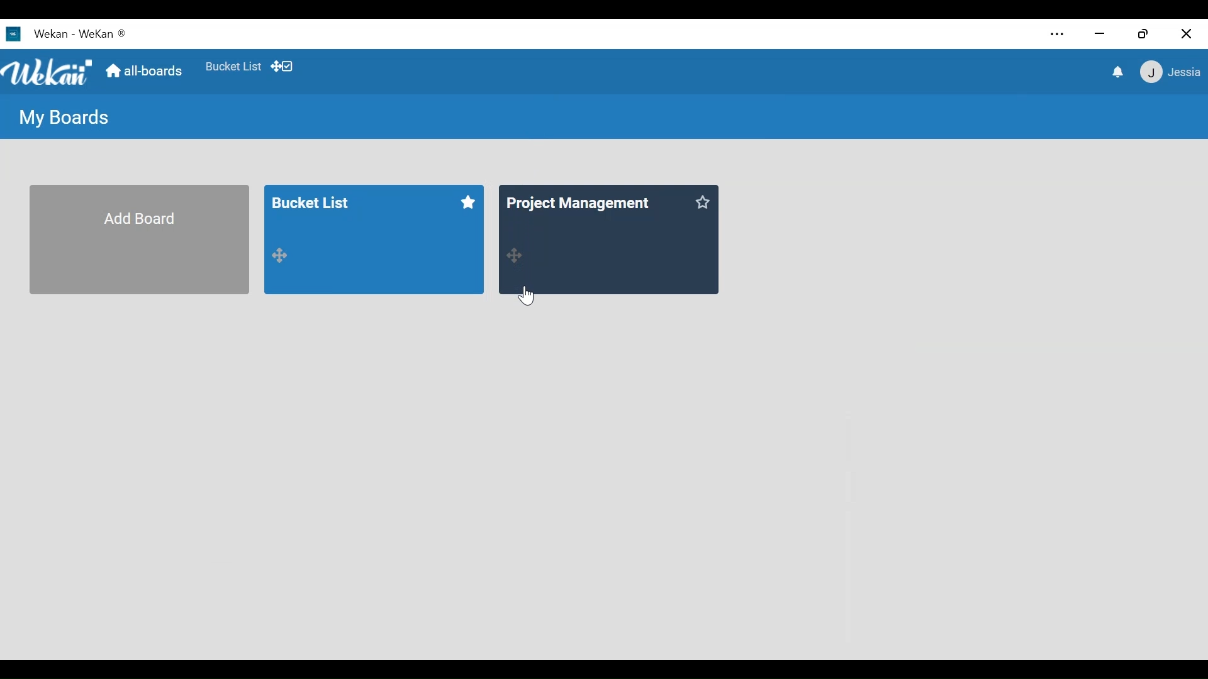  I want to click on Show desktop drag handles, so click(285, 67).